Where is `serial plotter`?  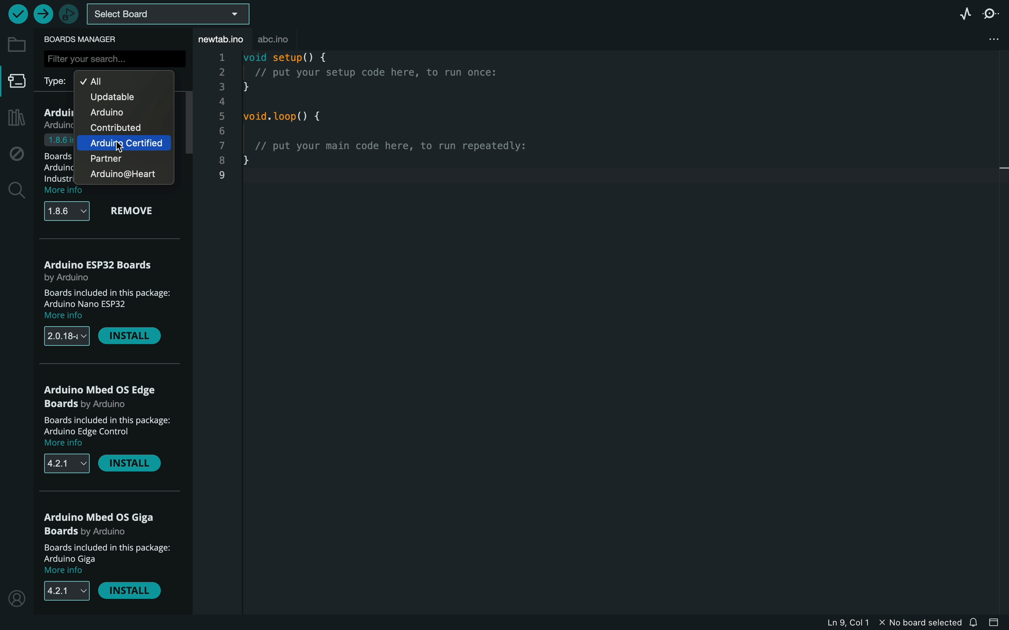 serial plotter is located at coordinates (964, 15).